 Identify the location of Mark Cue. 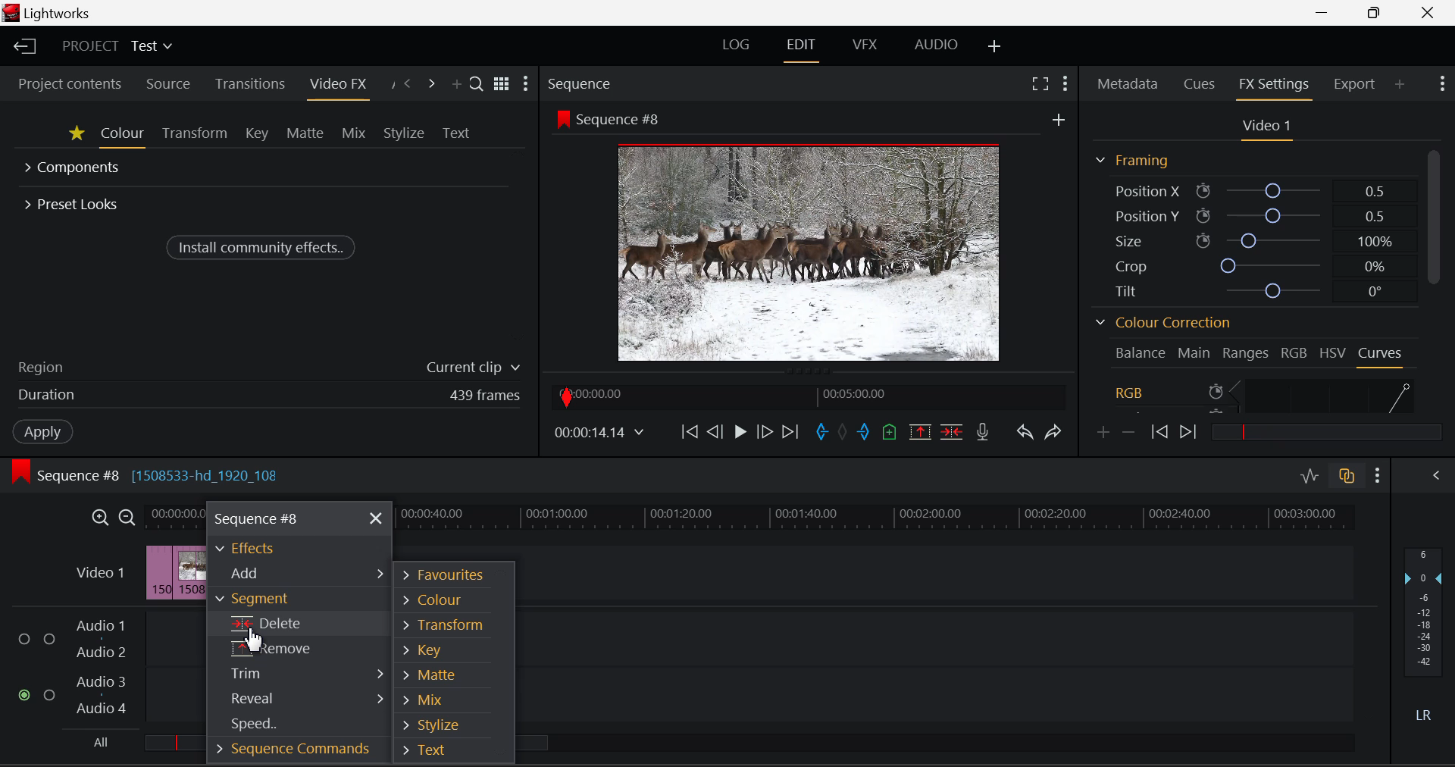
(887, 434).